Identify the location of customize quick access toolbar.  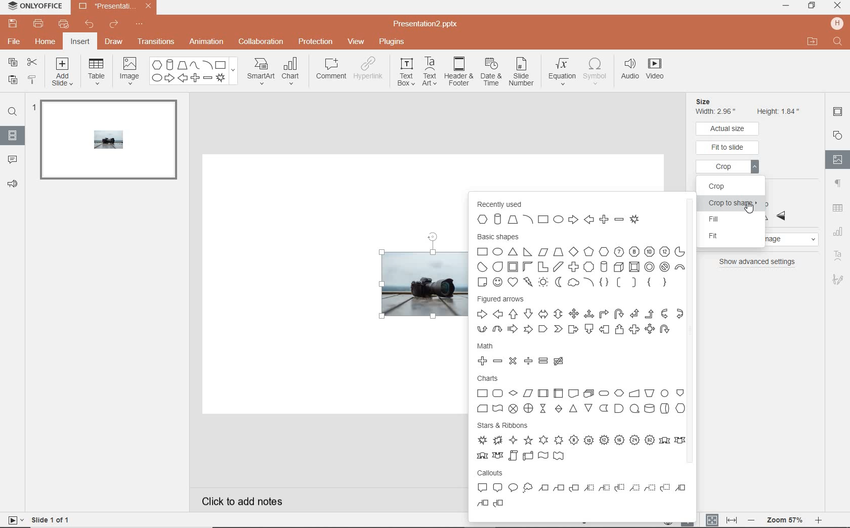
(145, 26).